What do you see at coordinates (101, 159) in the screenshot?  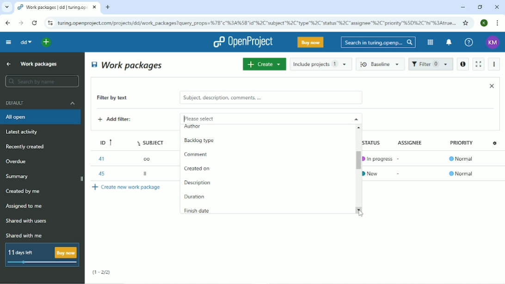 I see `41` at bounding box center [101, 159].